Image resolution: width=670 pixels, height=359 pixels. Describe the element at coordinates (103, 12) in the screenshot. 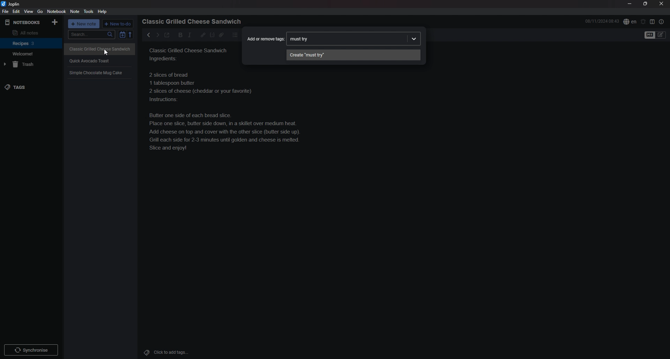

I see `help` at that location.